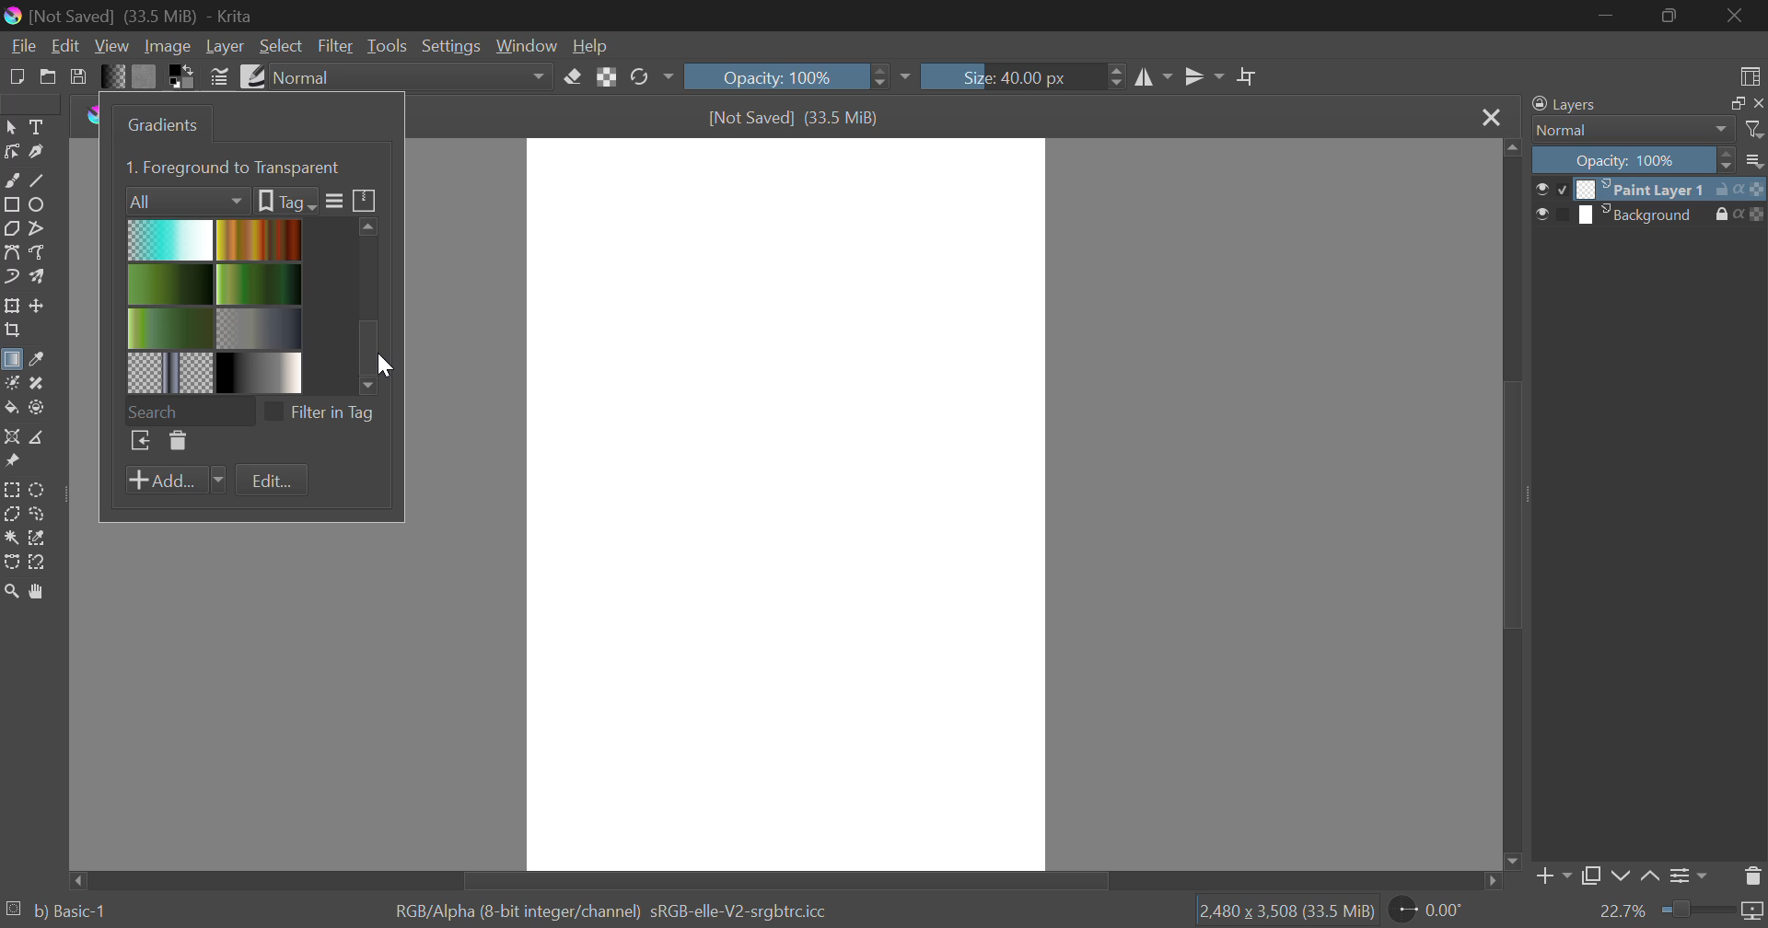 Image resolution: width=1768 pixels, height=928 pixels. I want to click on Polyline, so click(35, 226).